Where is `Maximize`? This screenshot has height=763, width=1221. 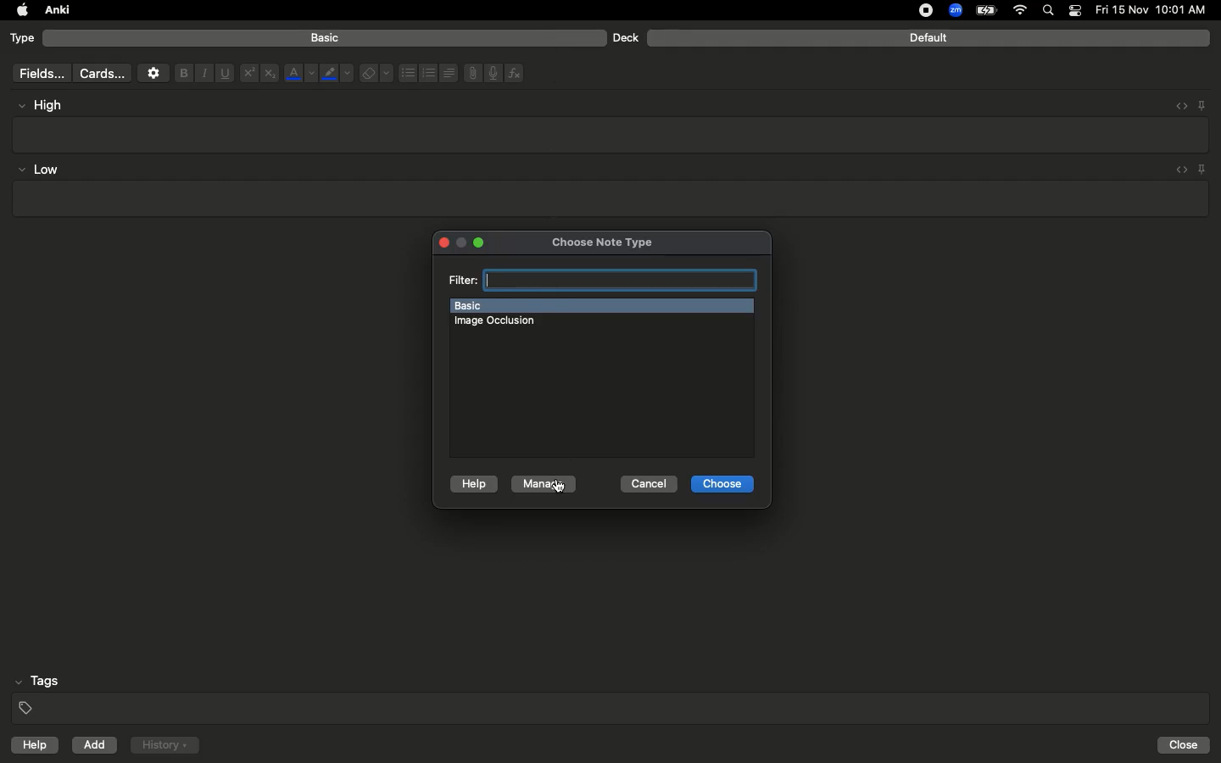 Maximize is located at coordinates (484, 242).